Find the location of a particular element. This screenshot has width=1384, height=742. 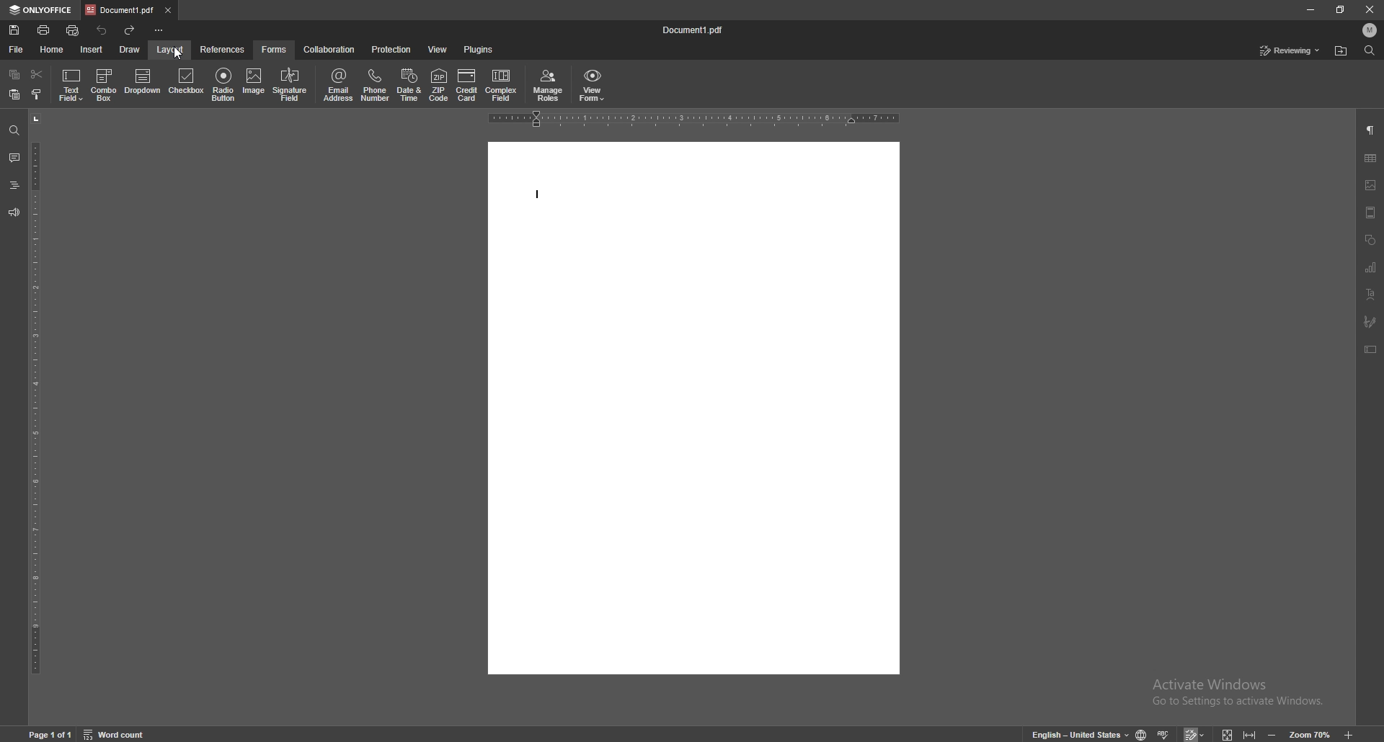

find is located at coordinates (1370, 50).